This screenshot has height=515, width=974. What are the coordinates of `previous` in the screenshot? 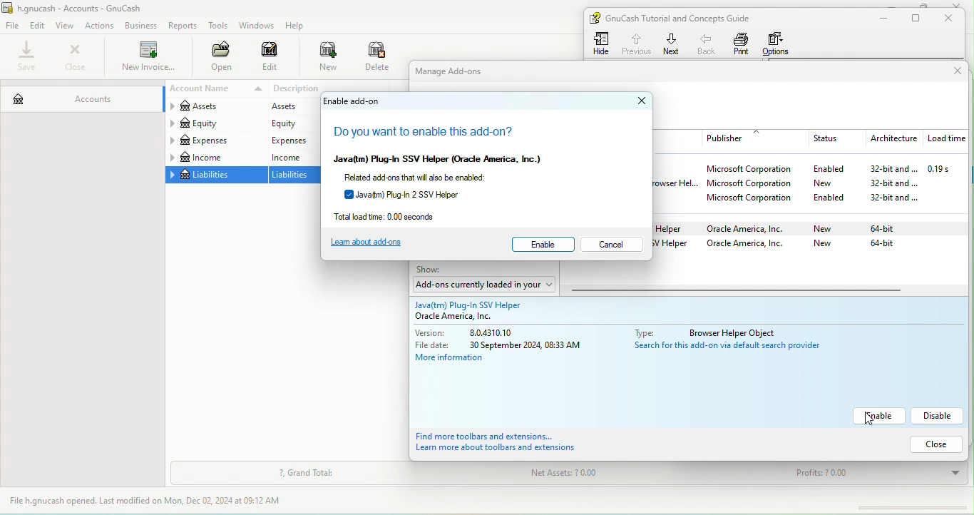 It's located at (635, 42).